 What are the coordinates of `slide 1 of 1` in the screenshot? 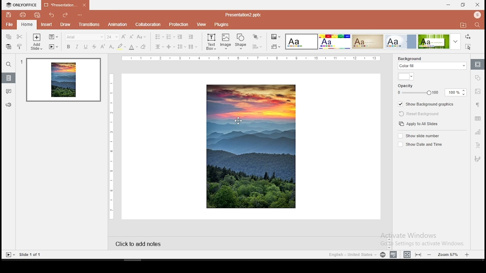 It's located at (33, 254).